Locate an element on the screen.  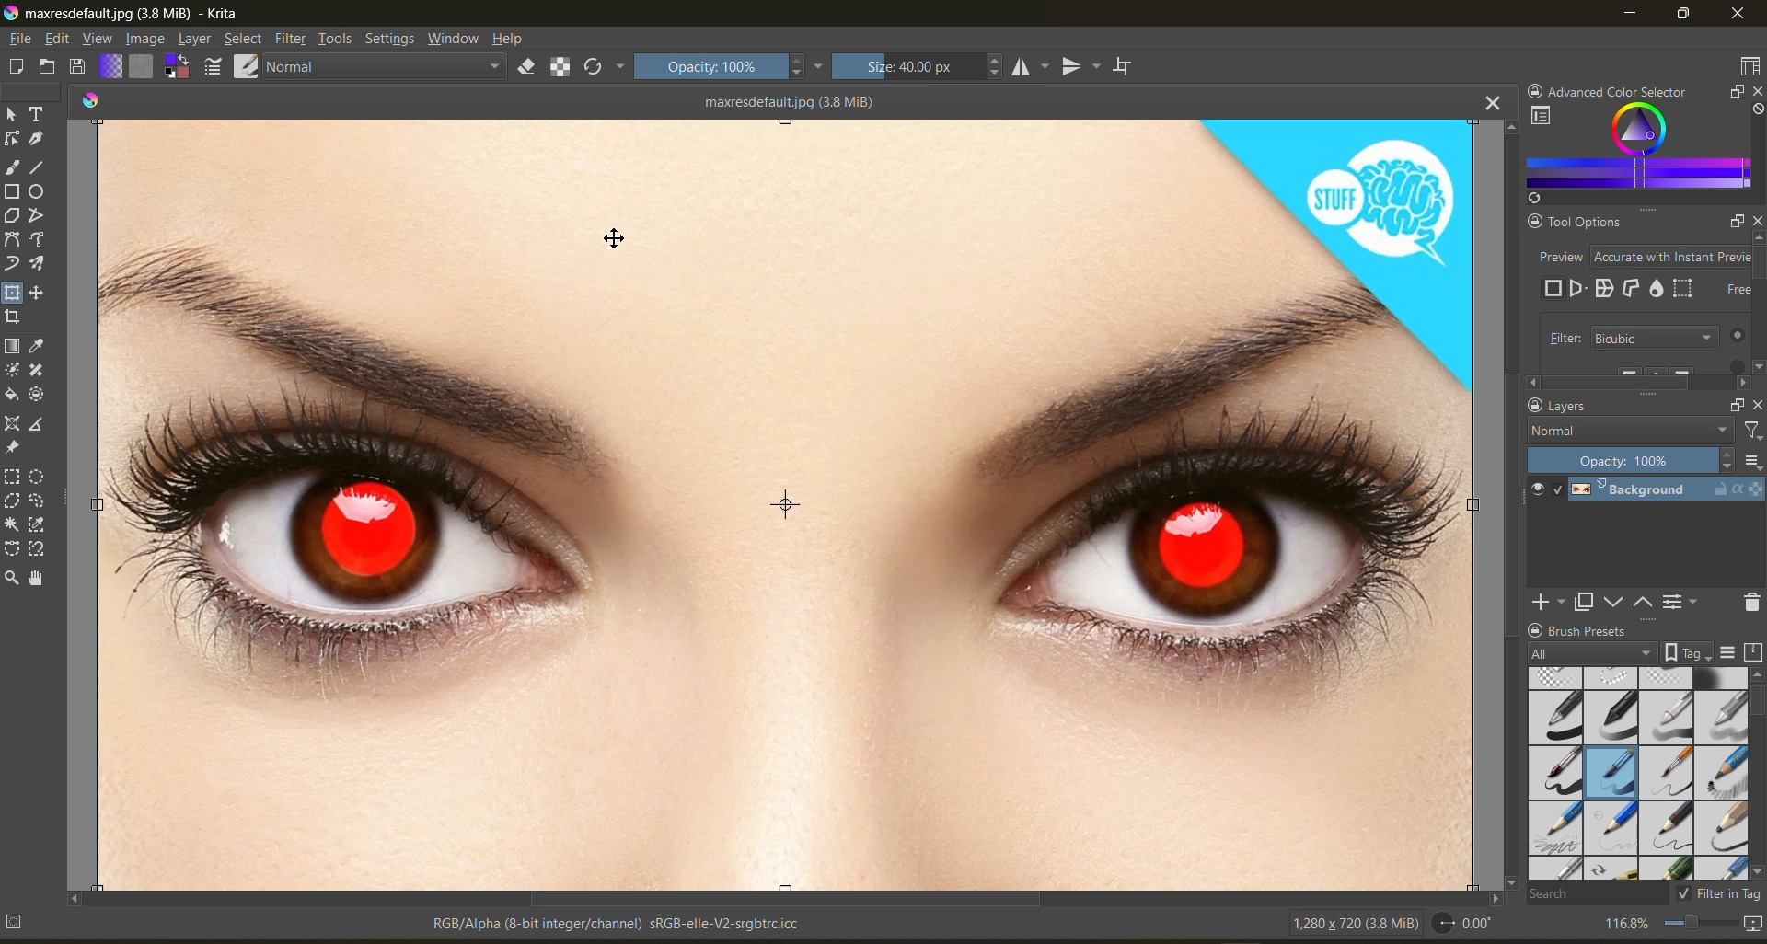
normal is located at coordinates (391, 69).